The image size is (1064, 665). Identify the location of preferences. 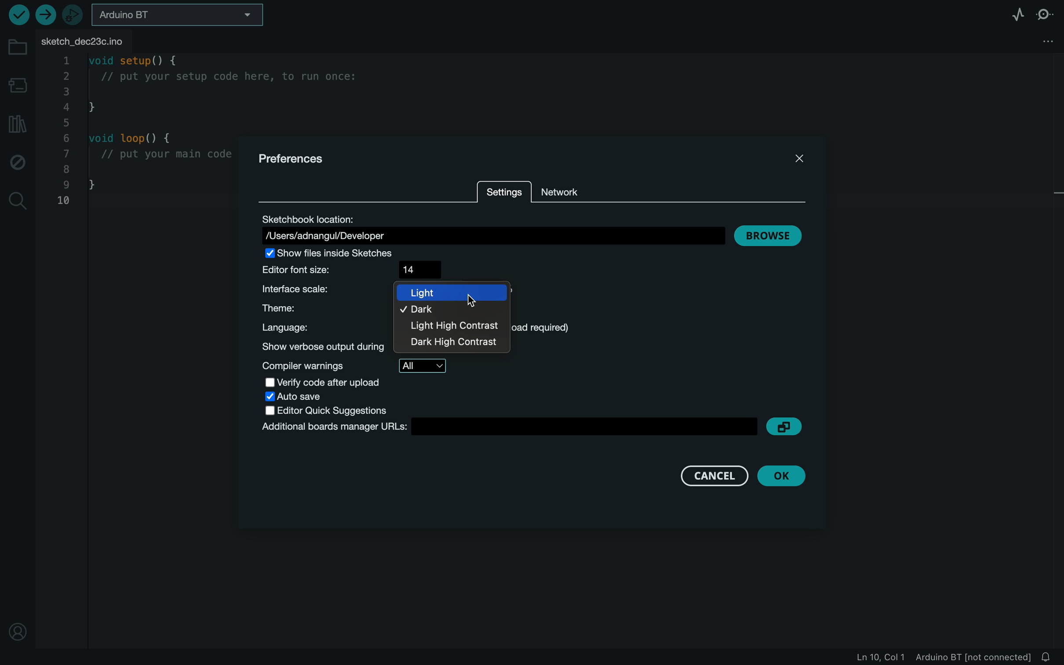
(294, 159).